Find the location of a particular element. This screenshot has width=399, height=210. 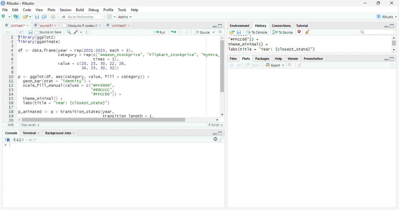

RStudio-RStudio is located at coordinates (21, 3).